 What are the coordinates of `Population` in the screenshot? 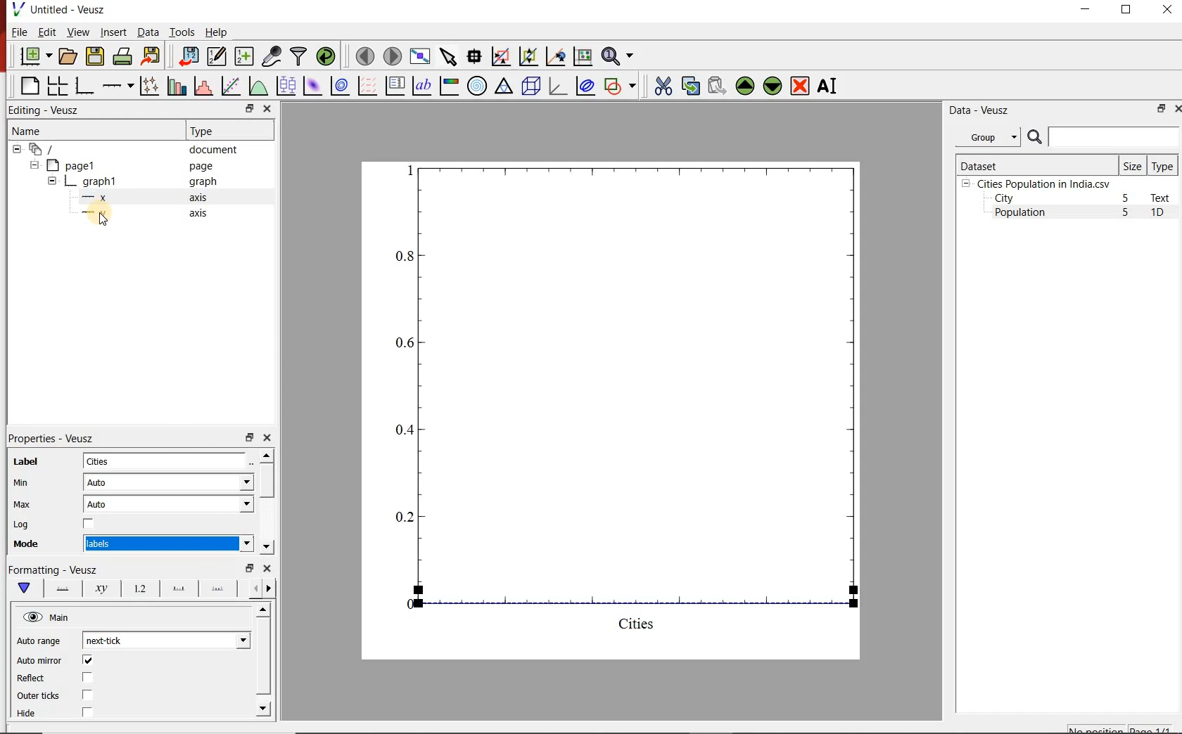 It's located at (1020, 214).